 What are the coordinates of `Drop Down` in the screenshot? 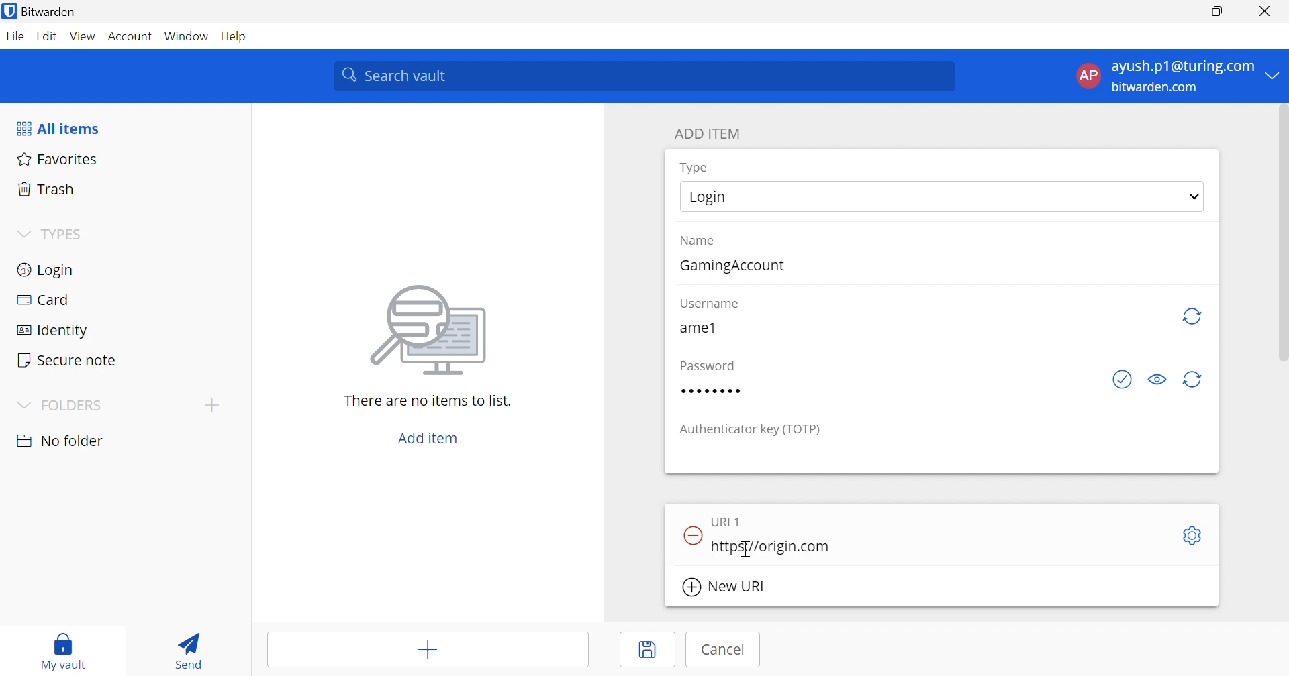 It's located at (21, 404).